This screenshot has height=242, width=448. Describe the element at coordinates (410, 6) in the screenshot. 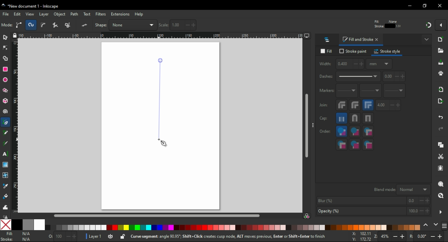

I see `minimize` at that location.